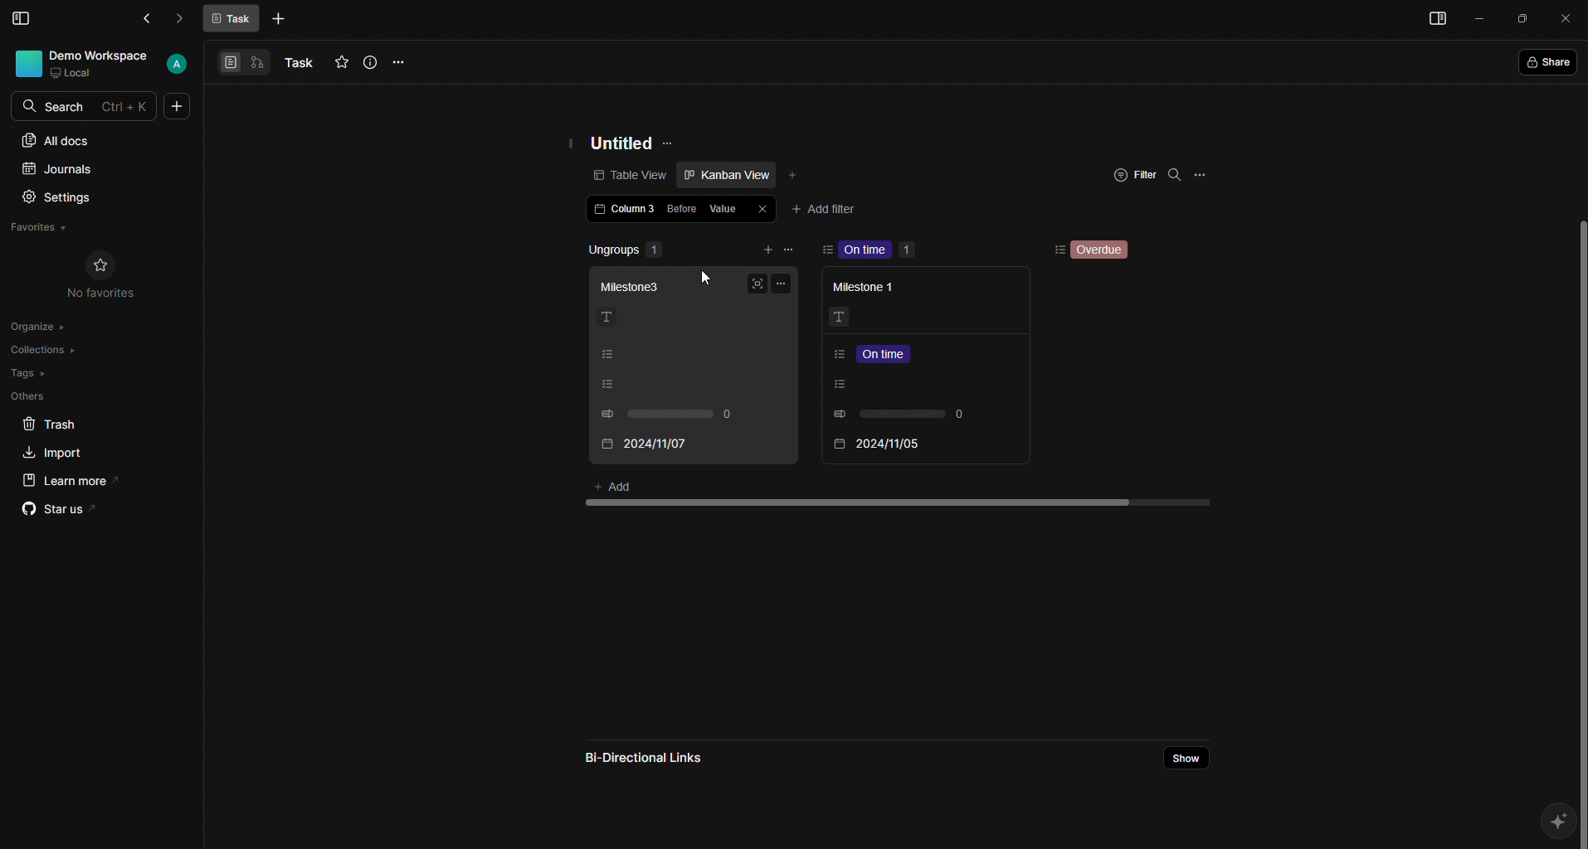 The image size is (1588, 849). Describe the element at coordinates (1133, 172) in the screenshot. I see `Filter` at that location.